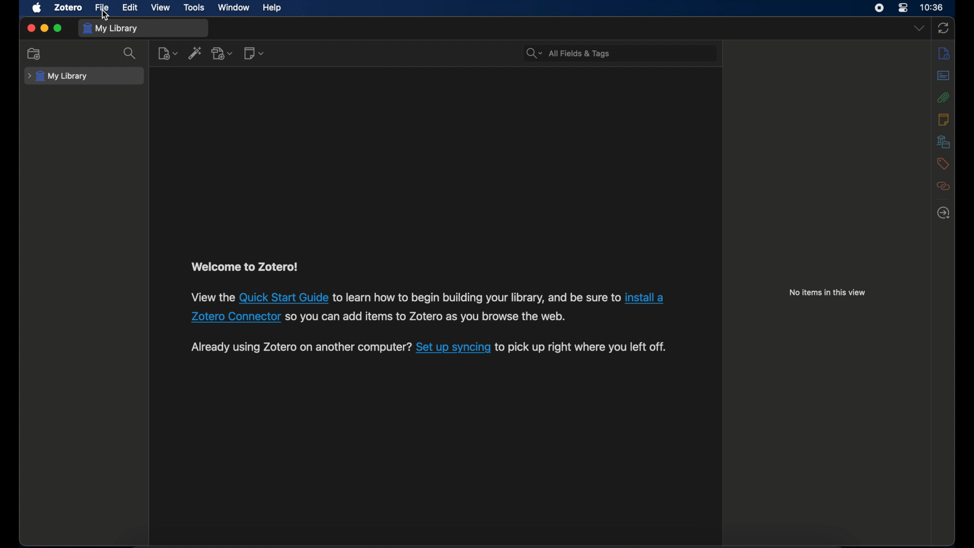 The image size is (974, 548). Describe the element at coordinates (58, 28) in the screenshot. I see `maximize` at that location.